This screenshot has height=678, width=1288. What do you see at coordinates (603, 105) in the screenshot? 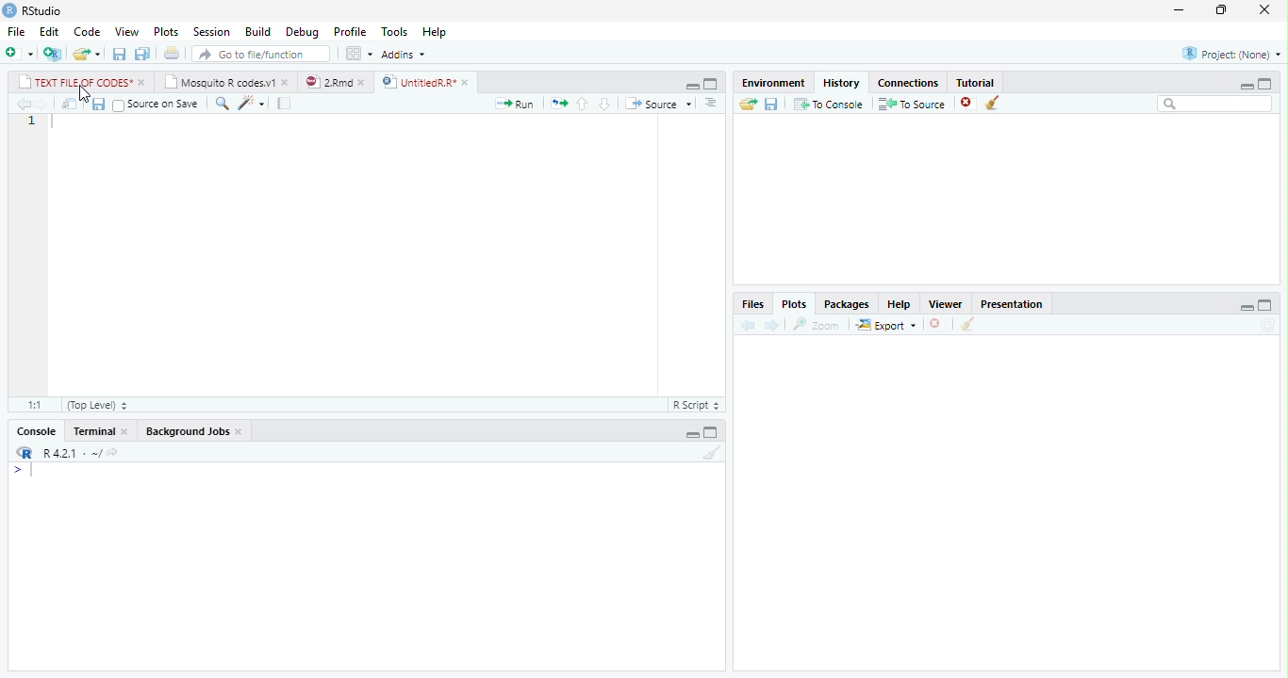
I see `down` at bounding box center [603, 105].